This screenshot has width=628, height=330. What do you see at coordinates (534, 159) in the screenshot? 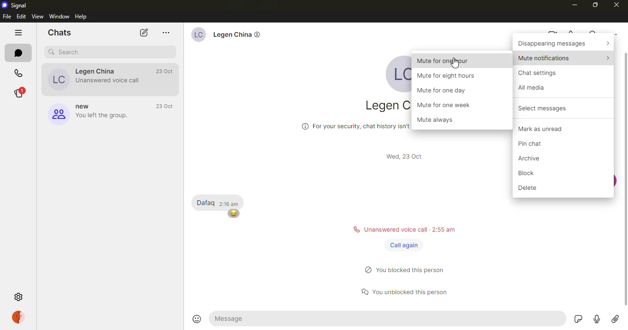
I see `archive` at bounding box center [534, 159].